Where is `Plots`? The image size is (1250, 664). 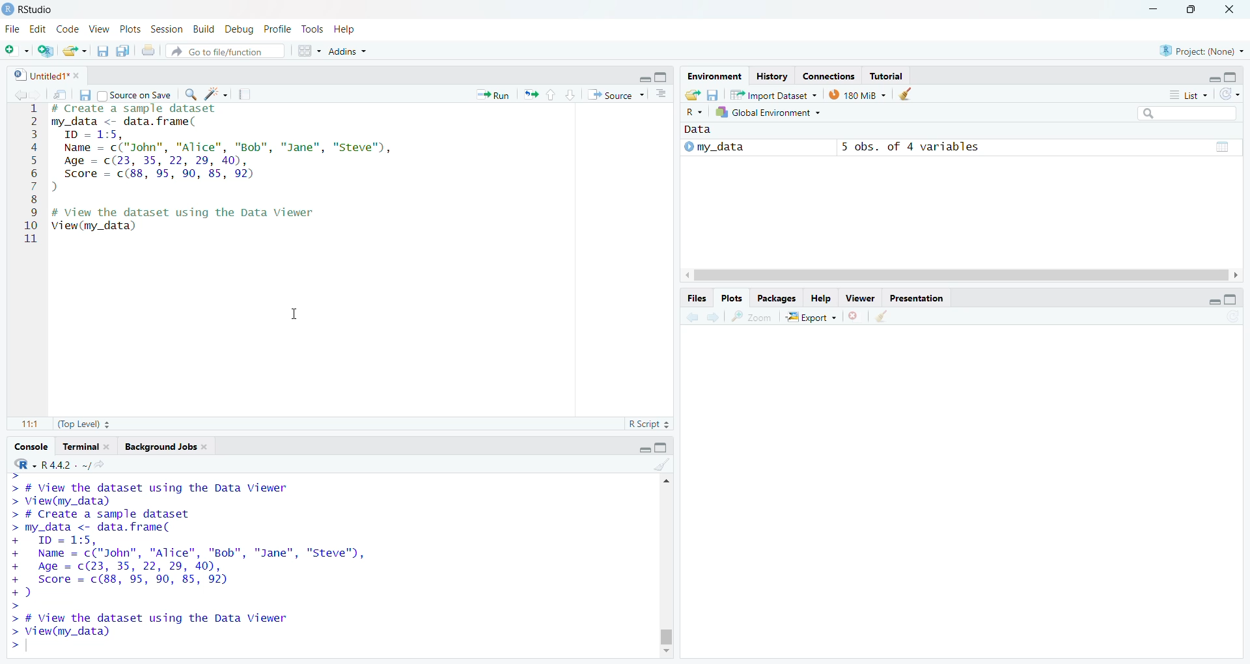
Plots is located at coordinates (735, 299).